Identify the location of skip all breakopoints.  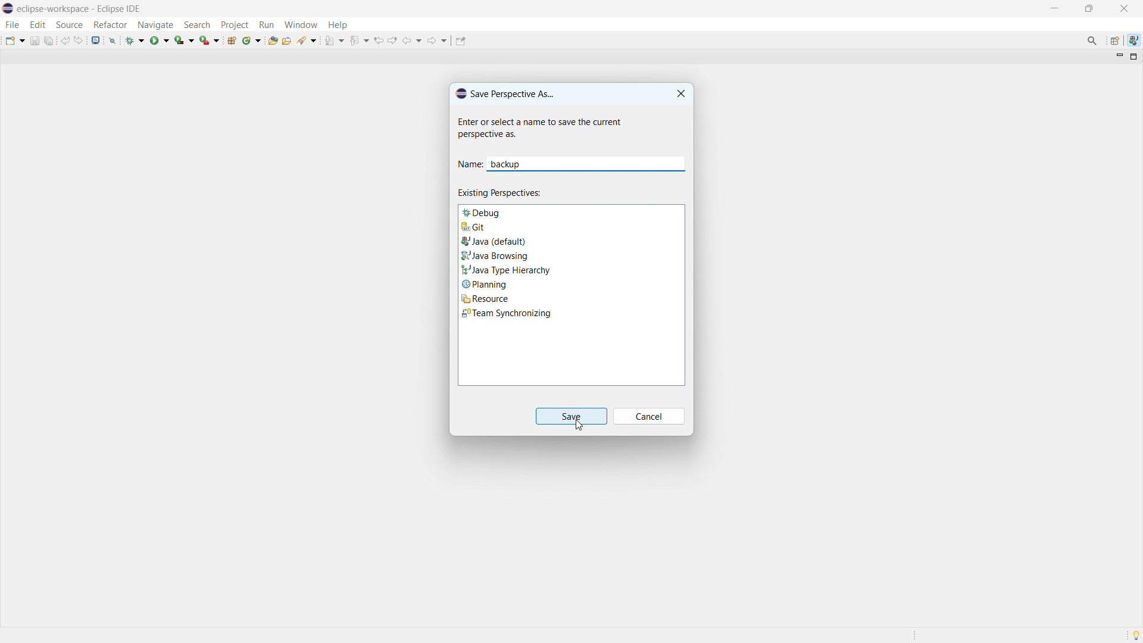
(113, 40).